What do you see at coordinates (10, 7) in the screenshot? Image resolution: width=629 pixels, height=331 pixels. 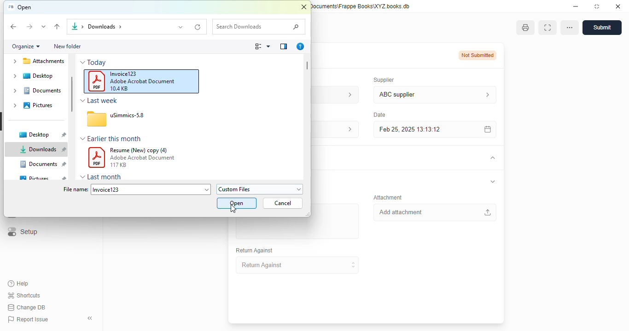 I see `FB logo` at bounding box center [10, 7].